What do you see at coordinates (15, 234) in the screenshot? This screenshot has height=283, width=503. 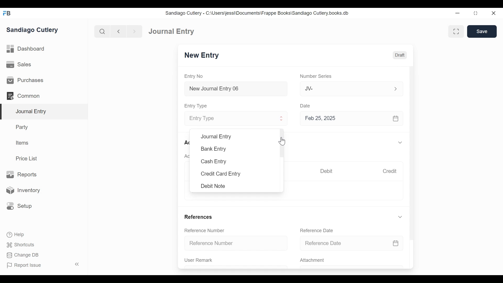 I see `Help` at bounding box center [15, 234].